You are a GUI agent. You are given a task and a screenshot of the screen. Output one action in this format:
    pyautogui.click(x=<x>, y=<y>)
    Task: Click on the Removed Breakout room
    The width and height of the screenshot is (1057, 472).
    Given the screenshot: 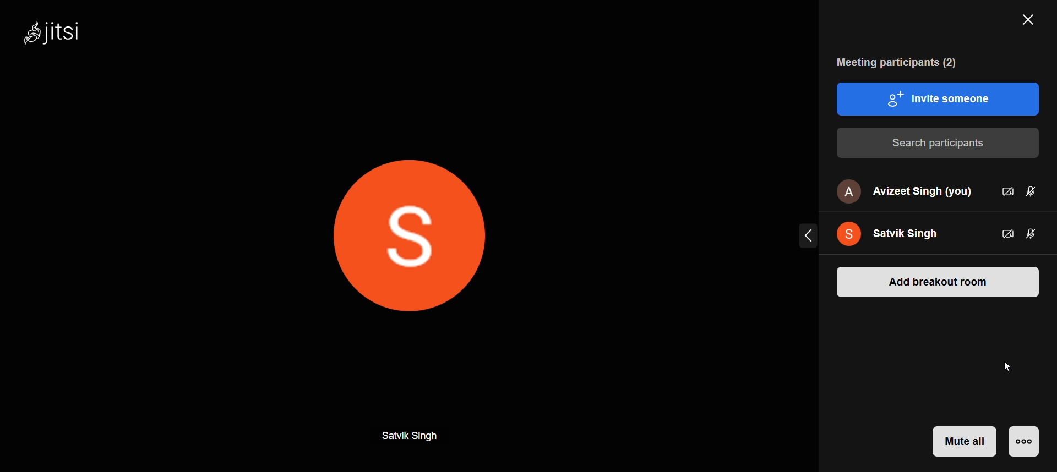 What is the action you would take?
    pyautogui.click(x=934, y=323)
    